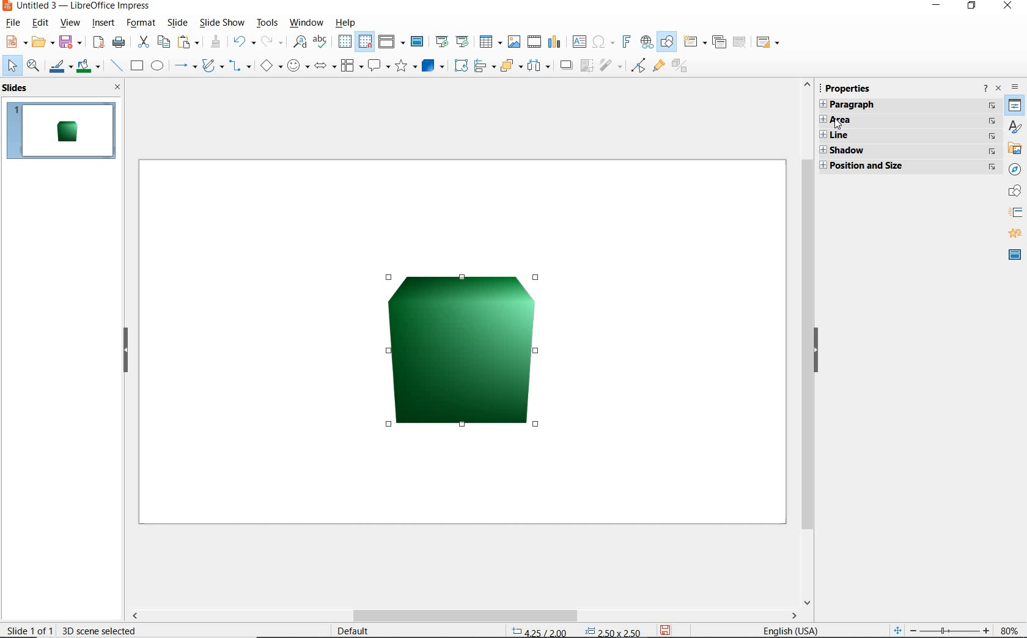 Image resolution: width=1027 pixels, height=638 pixels. What do you see at coordinates (268, 23) in the screenshot?
I see `tools` at bounding box center [268, 23].